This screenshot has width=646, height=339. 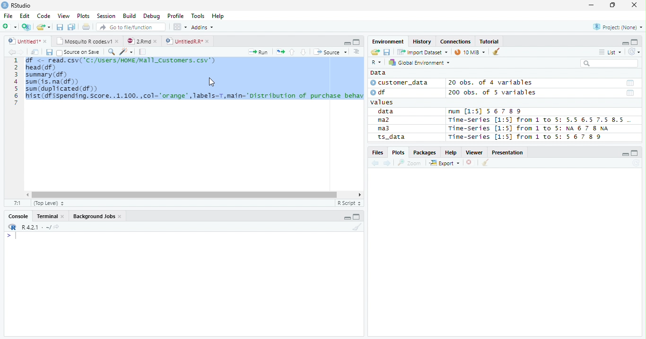 I want to click on Open folder, so click(x=374, y=52).